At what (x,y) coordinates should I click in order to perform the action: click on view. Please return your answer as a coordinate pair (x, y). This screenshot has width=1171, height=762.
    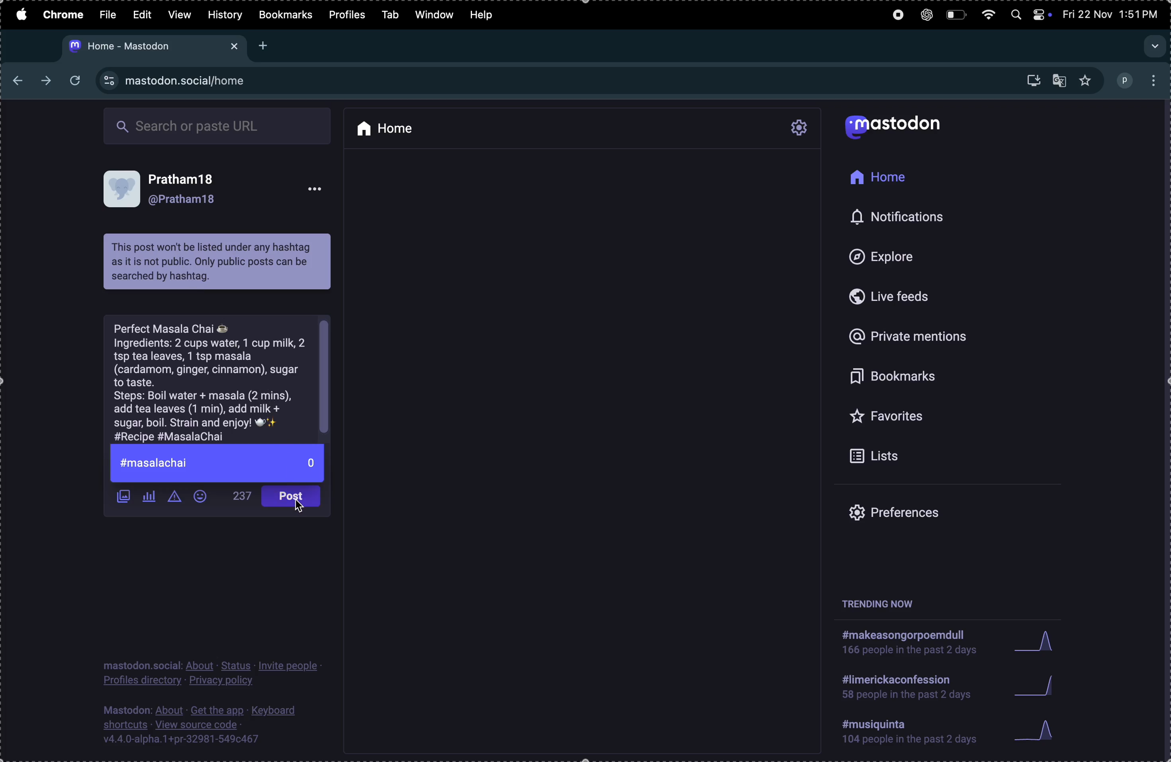
    Looking at the image, I should click on (180, 14).